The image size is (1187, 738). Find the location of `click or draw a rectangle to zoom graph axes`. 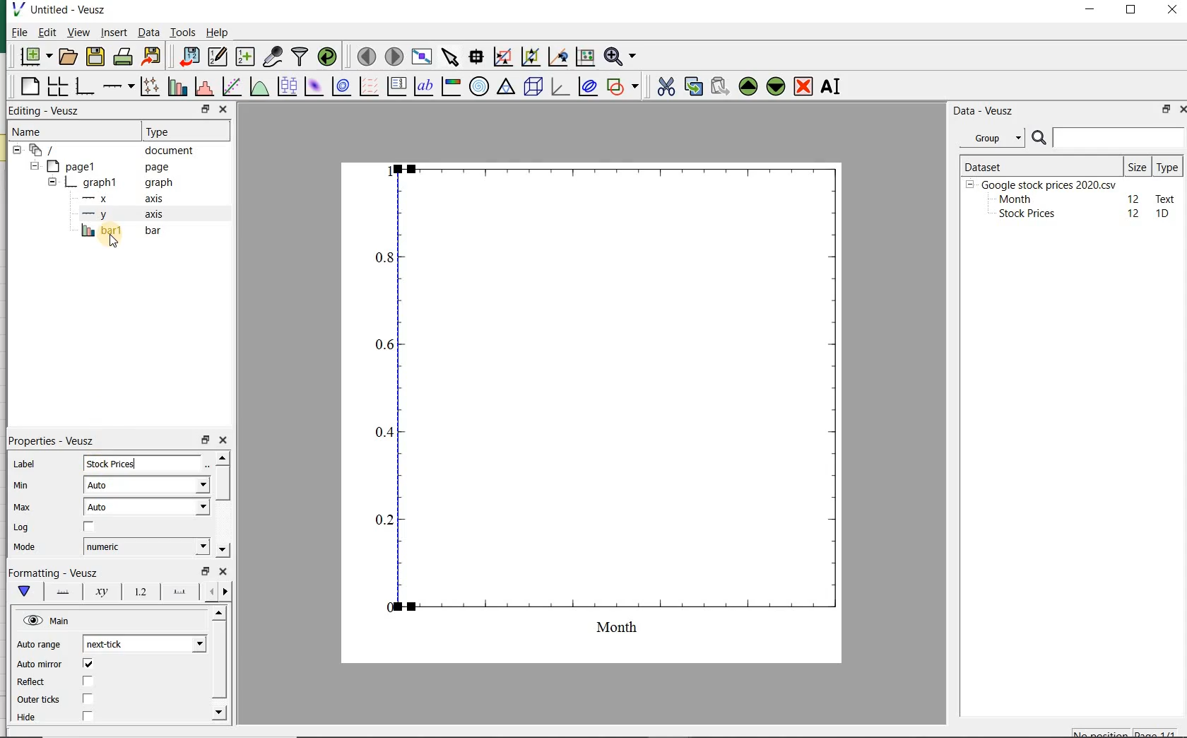

click or draw a rectangle to zoom graph axes is located at coordinates (502, 57).